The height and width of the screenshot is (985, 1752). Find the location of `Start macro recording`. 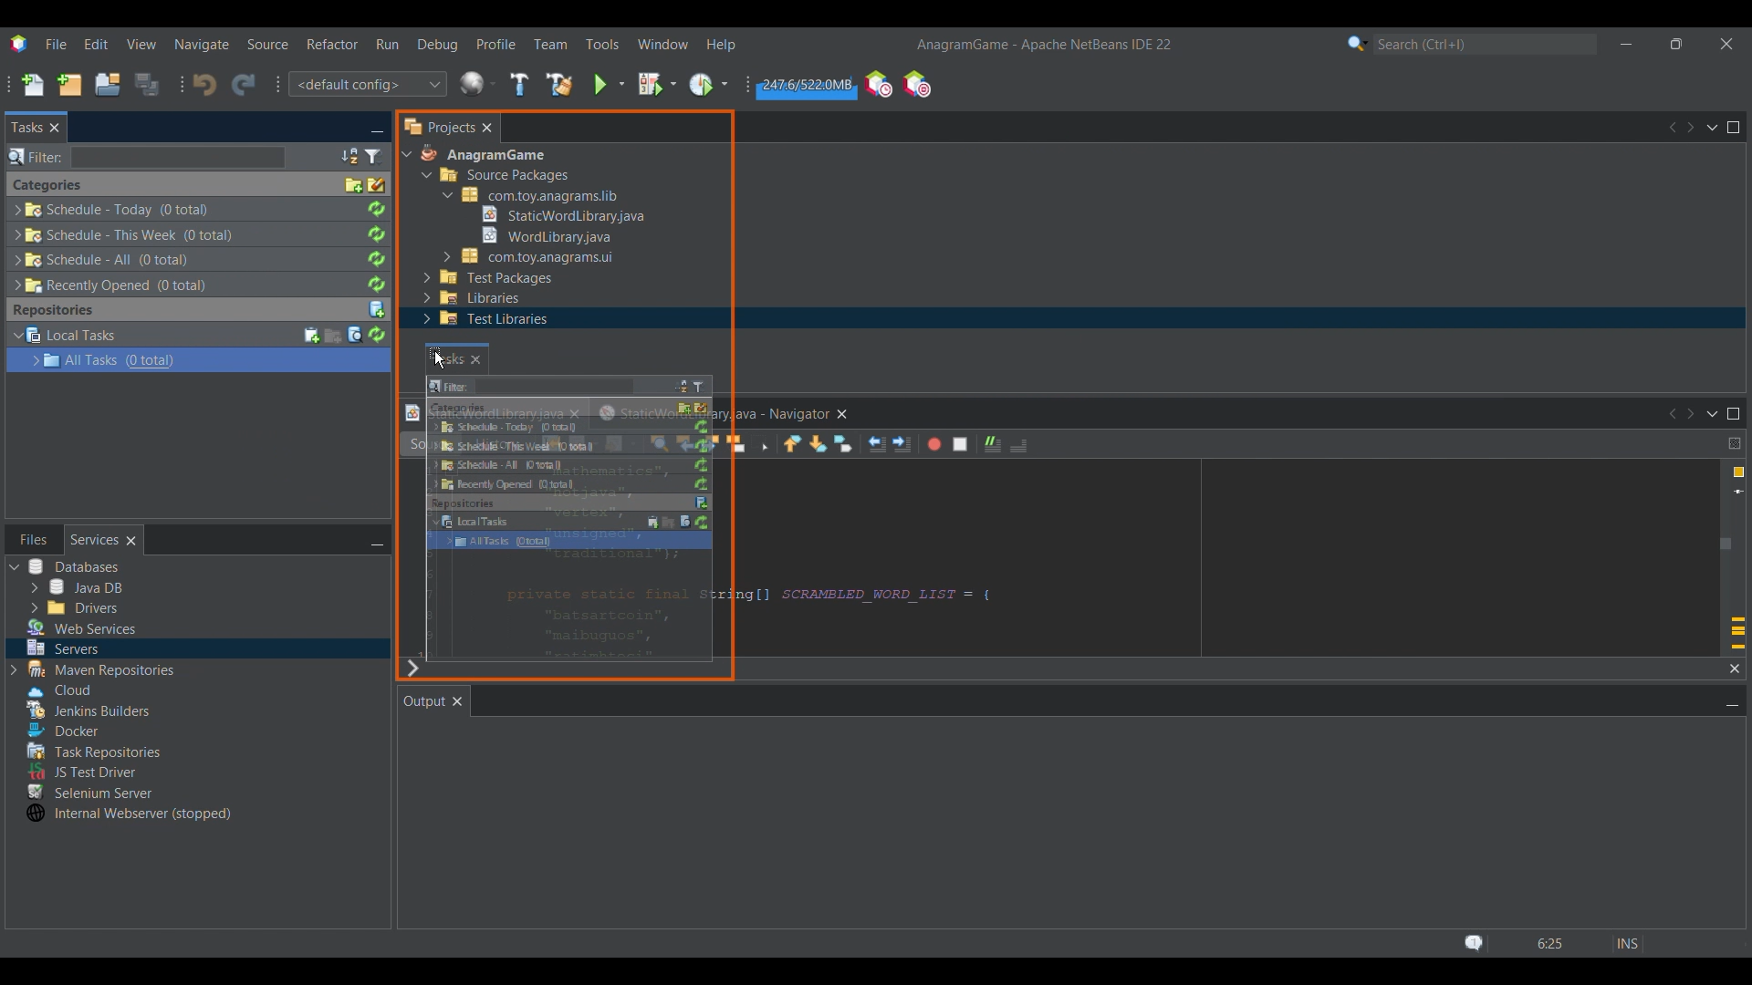

Start macro recording is located at coordinates (934, 444).